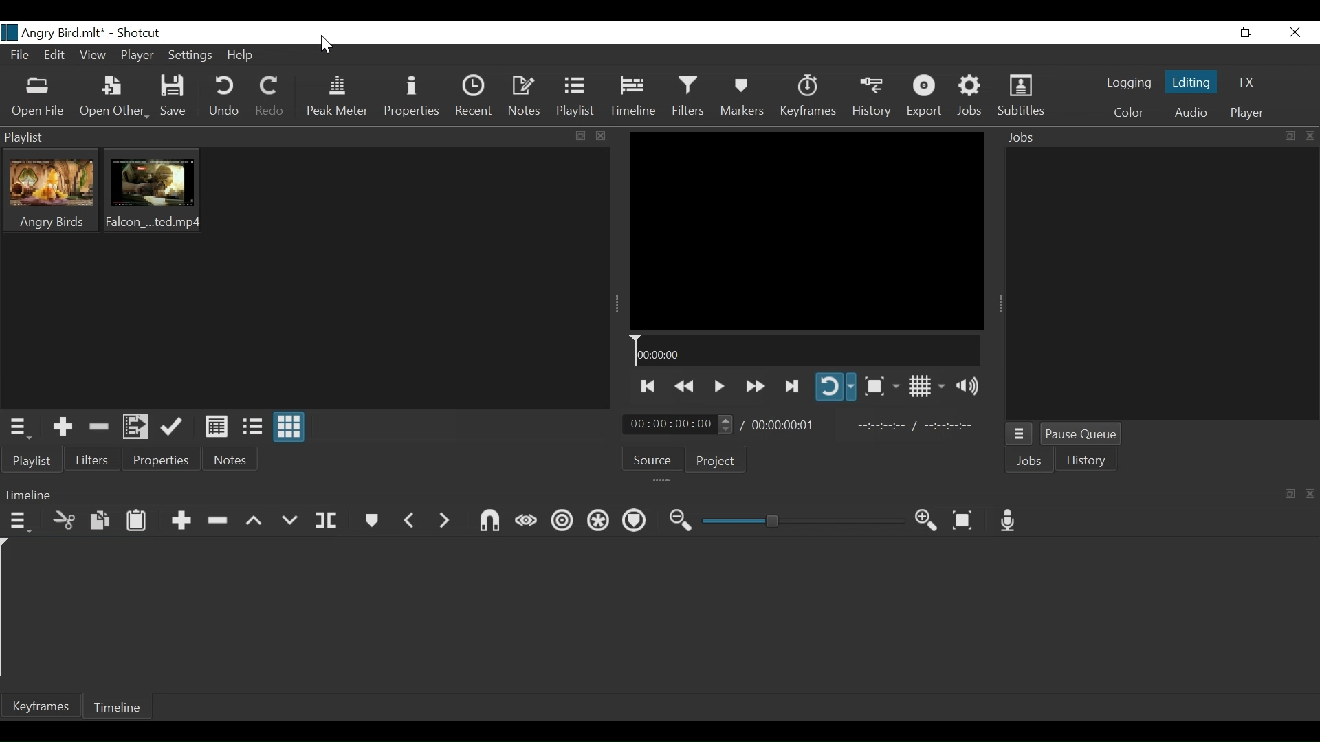  Describe the element at coordinates (685, 385) in the screenshot. I see `play backwards quickly` at that location.